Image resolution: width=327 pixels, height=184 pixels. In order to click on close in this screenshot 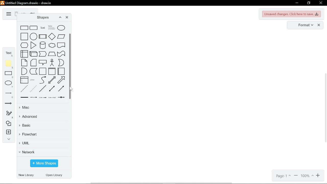, I will do `click(67, 18)`.